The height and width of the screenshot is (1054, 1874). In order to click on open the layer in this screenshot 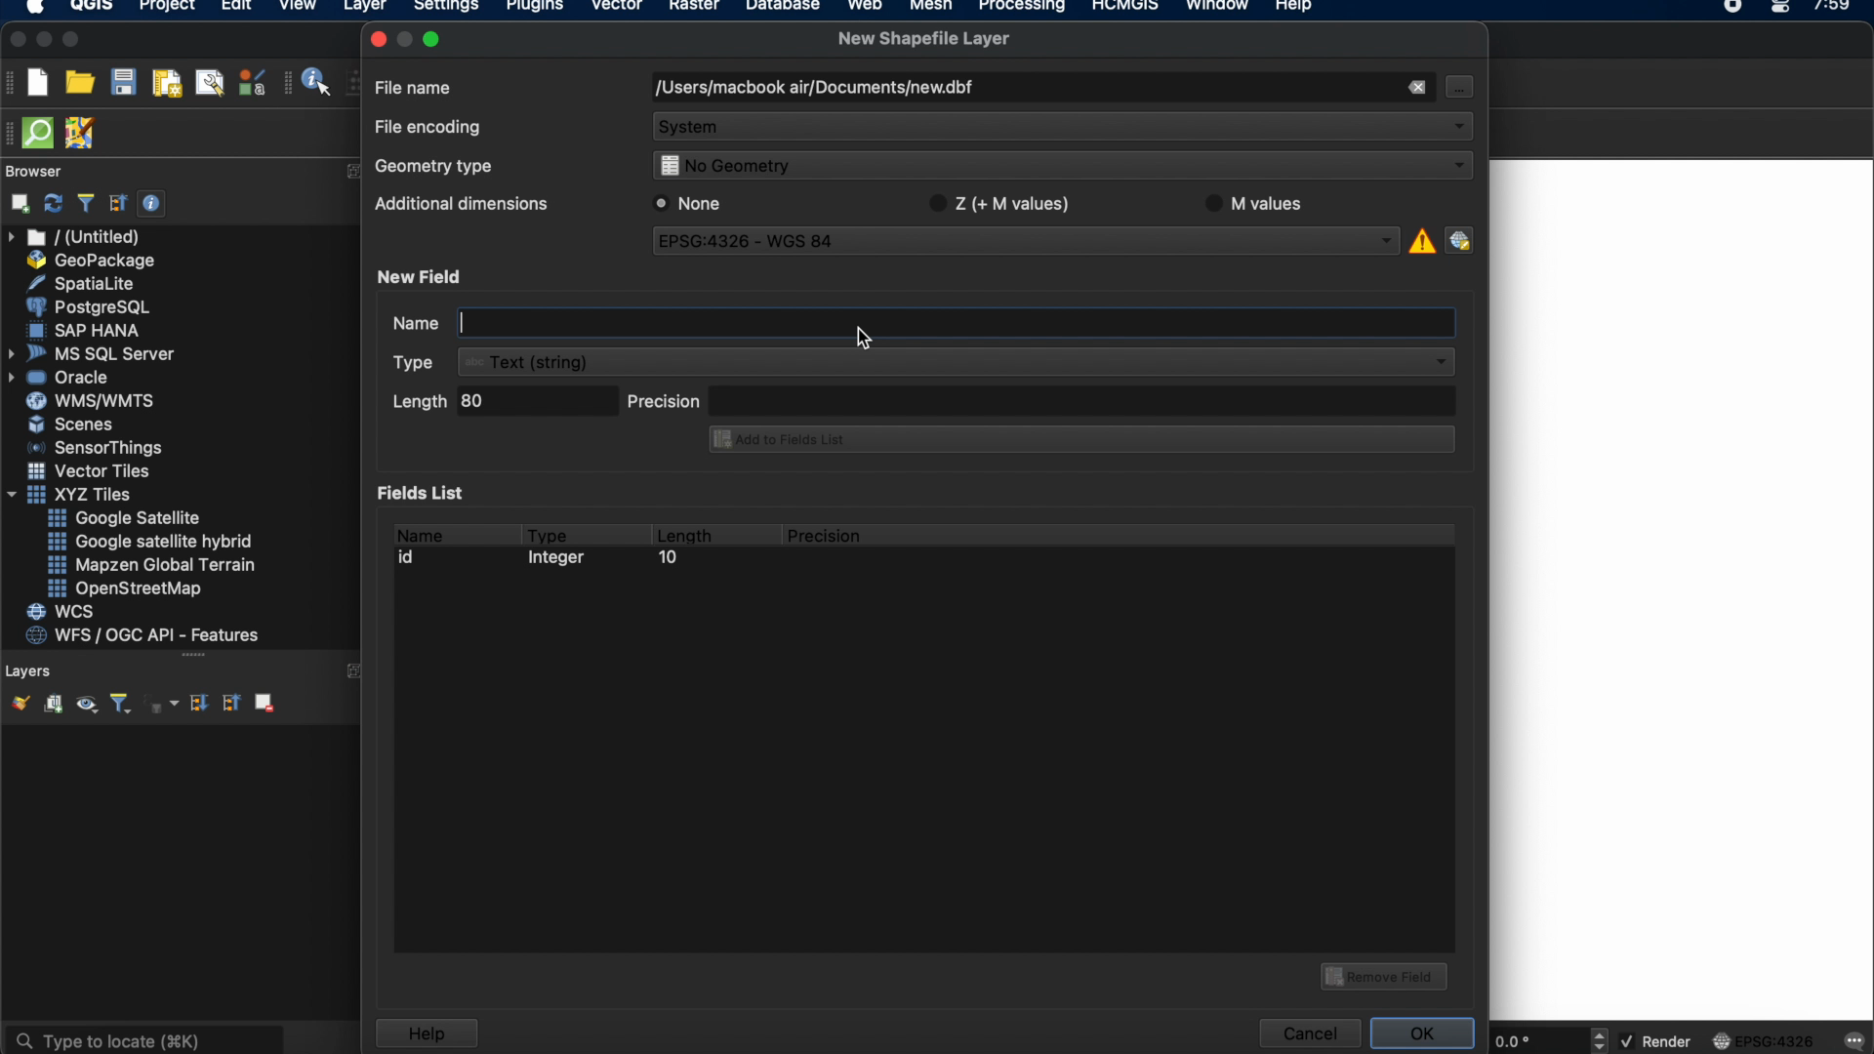, I will do `click(16, 703)`.